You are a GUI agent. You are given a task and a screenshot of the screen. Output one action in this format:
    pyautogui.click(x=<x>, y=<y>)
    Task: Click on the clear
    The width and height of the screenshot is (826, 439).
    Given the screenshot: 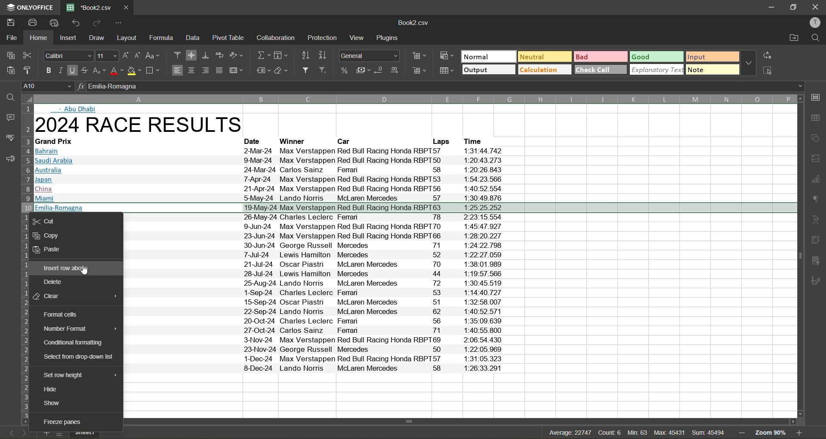 What is the action you would take?
    pyautogui.click(x=74, y=297)
    